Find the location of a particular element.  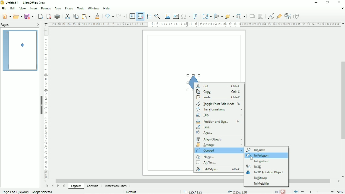

Layout is located at coordinates (76, 186).